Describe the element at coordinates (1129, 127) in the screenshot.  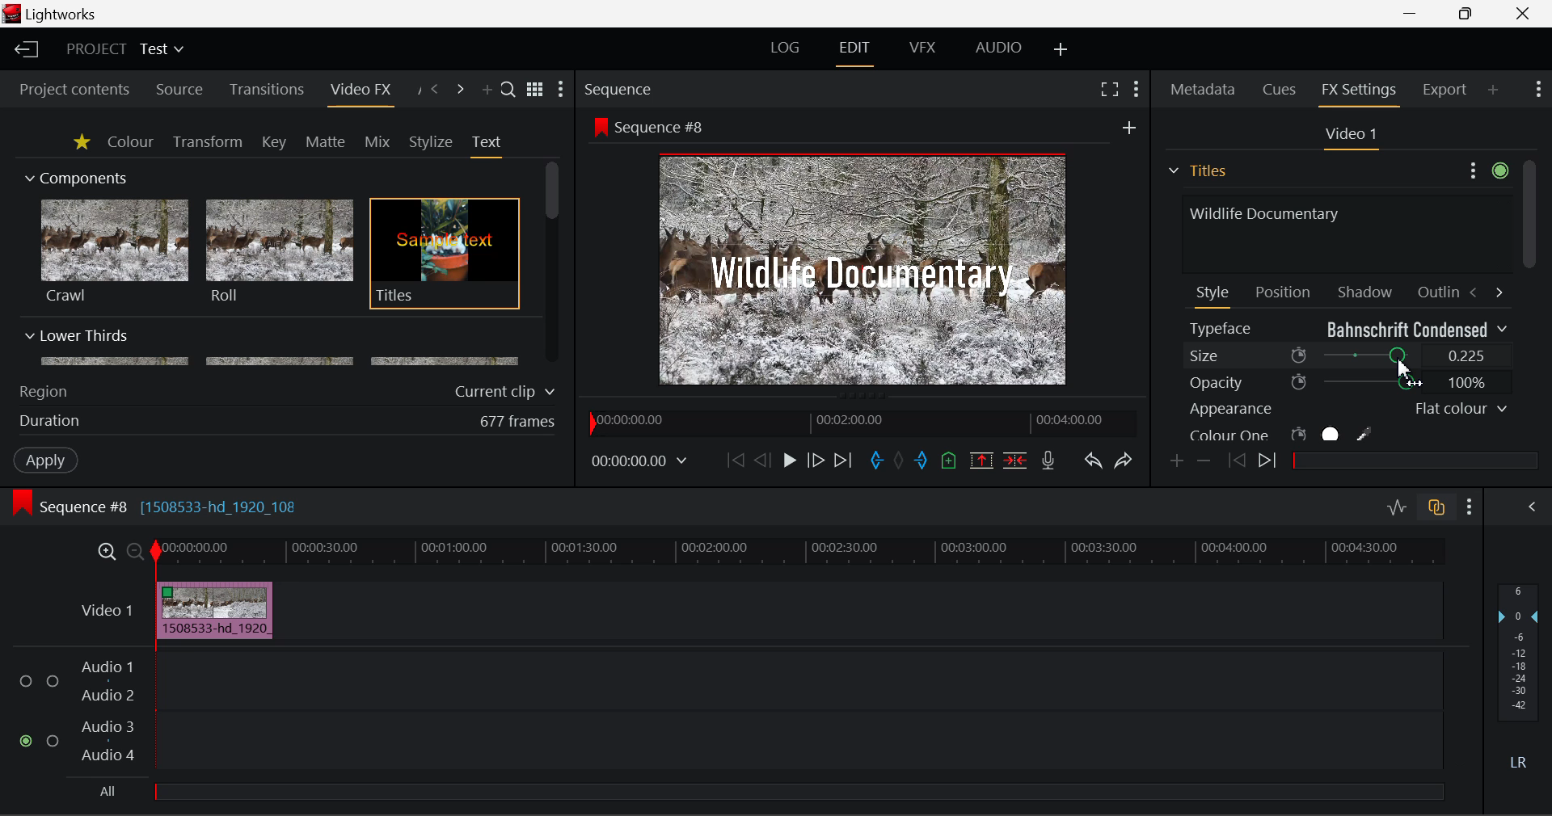
I see `add` at that location.